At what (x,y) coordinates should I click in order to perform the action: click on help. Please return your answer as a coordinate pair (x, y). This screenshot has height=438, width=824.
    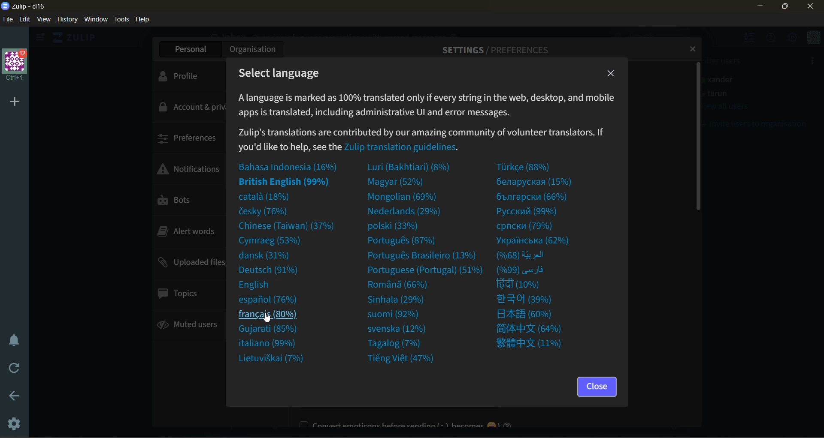
    Looking at the image, I should click on (145, 20).